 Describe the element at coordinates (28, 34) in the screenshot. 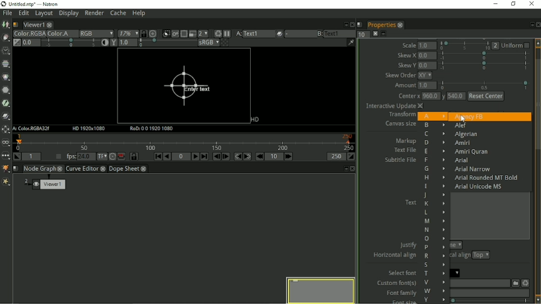

I see `Color.RGBA` at that location.